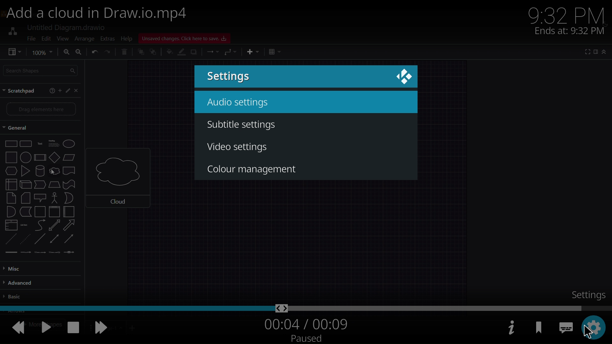  What do you see at coordinates (595, 328) in the screenshot?
I see `setting` at bounding box center [595, 328].